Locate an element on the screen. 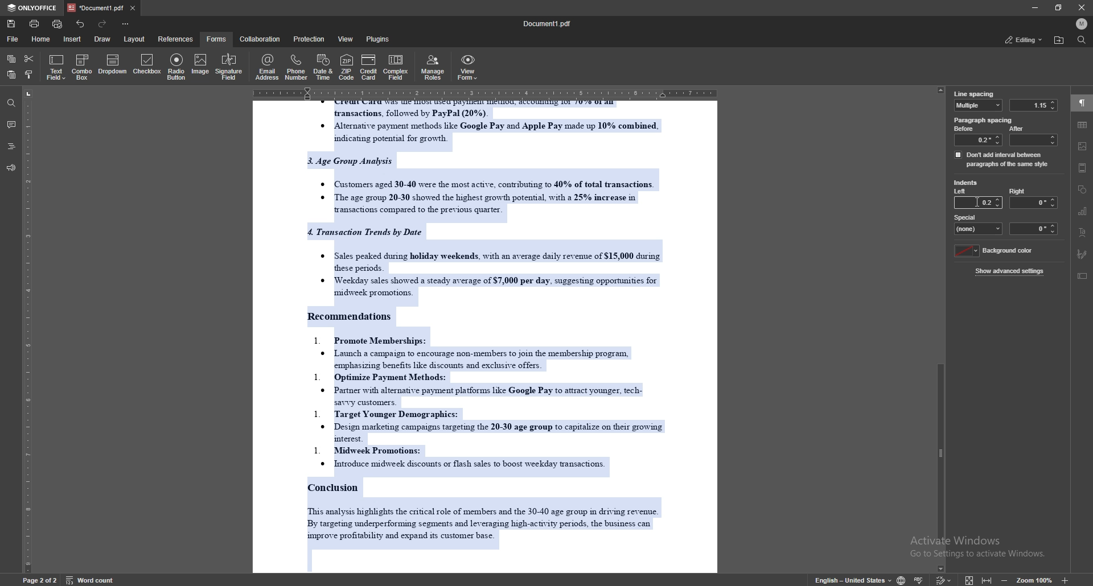 This screenshot has height=586, width=1093. cut is located at coordinates (29, 59).